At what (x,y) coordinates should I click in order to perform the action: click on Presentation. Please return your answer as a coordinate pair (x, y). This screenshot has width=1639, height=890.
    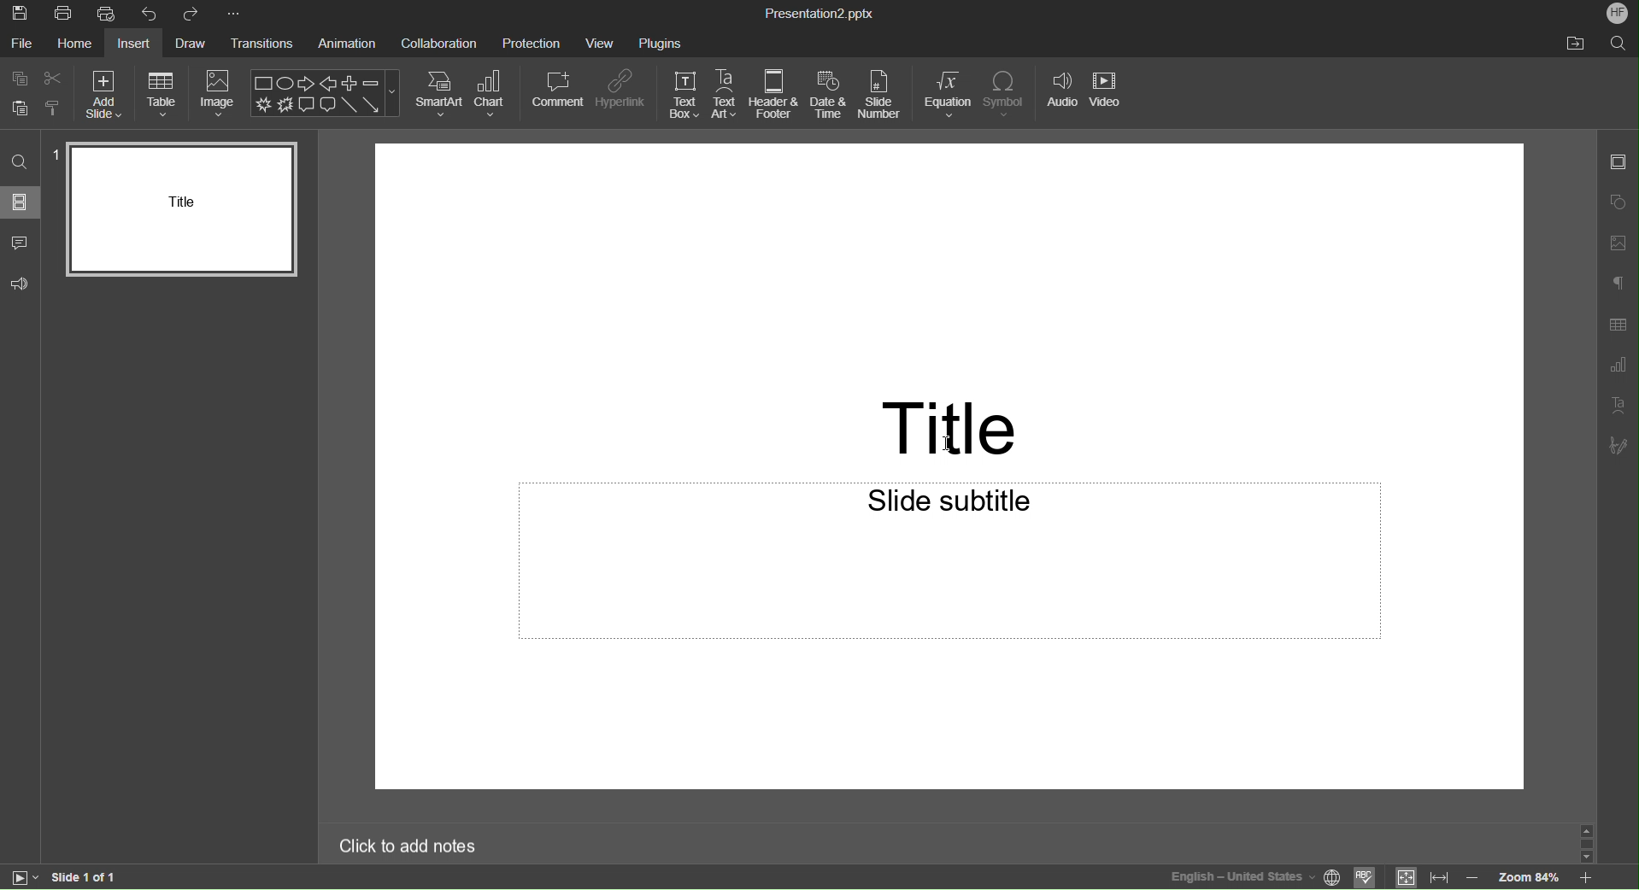
    Looking at the image, I should click on (819, 14).